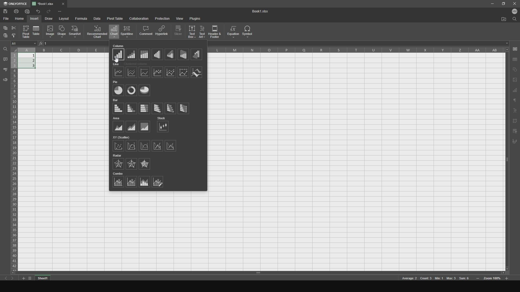 This screenshot has width=520, height=292. What do you see at coordinates (145, 32) in the screenshot?
I see `comment` at bounding box center [145, 32].